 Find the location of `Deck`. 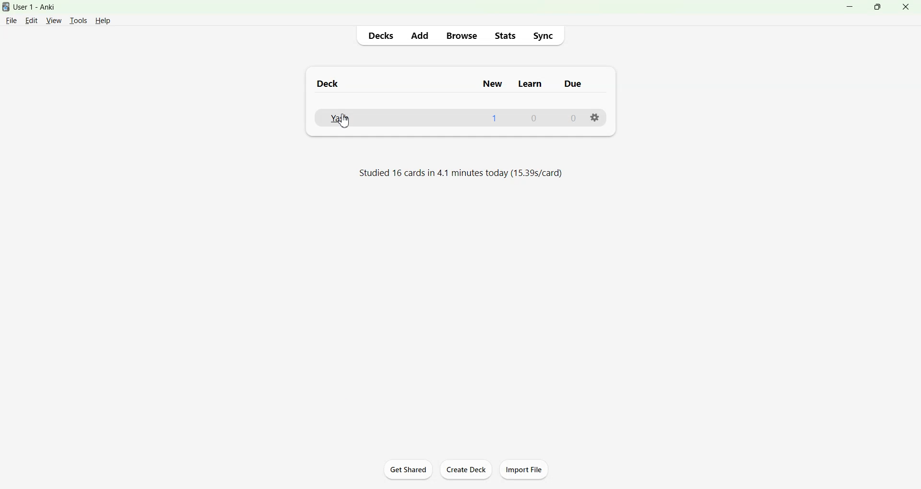

Deck is located at coordinates (328, 84).